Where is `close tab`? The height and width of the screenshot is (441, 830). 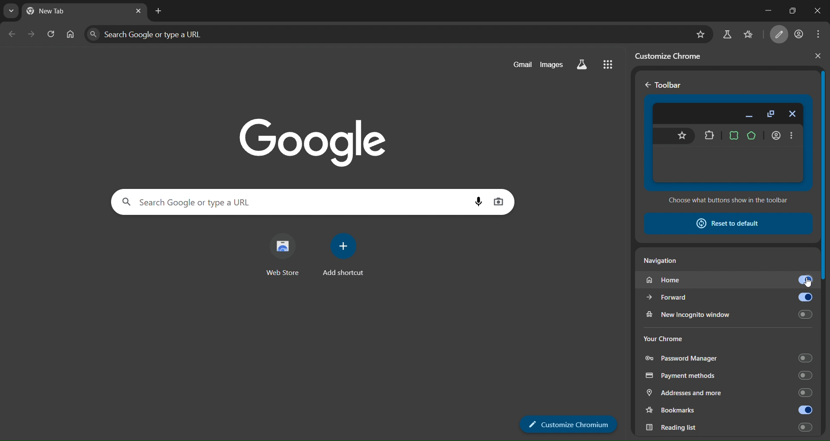
close tab is located at coordinates (139, 11).